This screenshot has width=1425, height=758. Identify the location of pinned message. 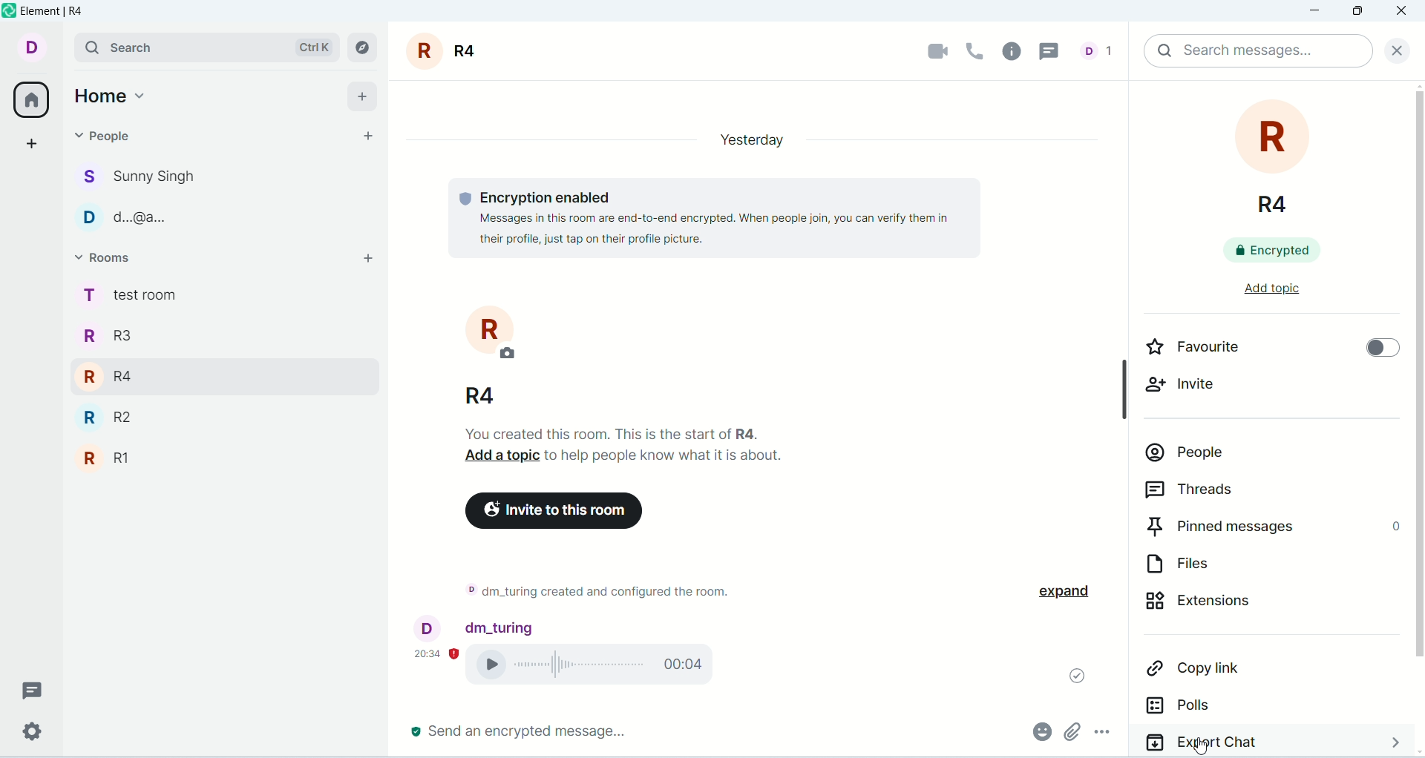
(1271, 526).